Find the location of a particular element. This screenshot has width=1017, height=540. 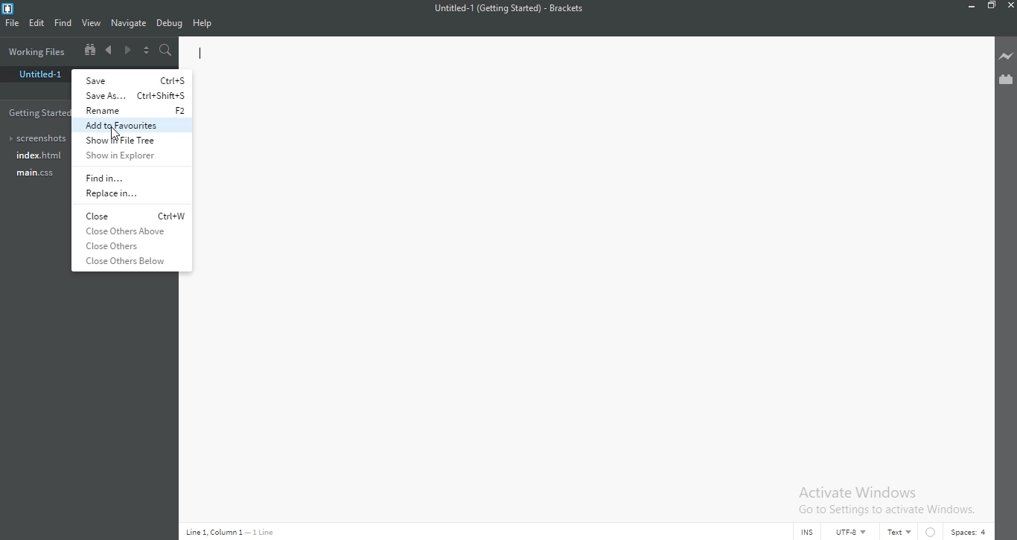

Previous document is located at coordinates (111, 51).